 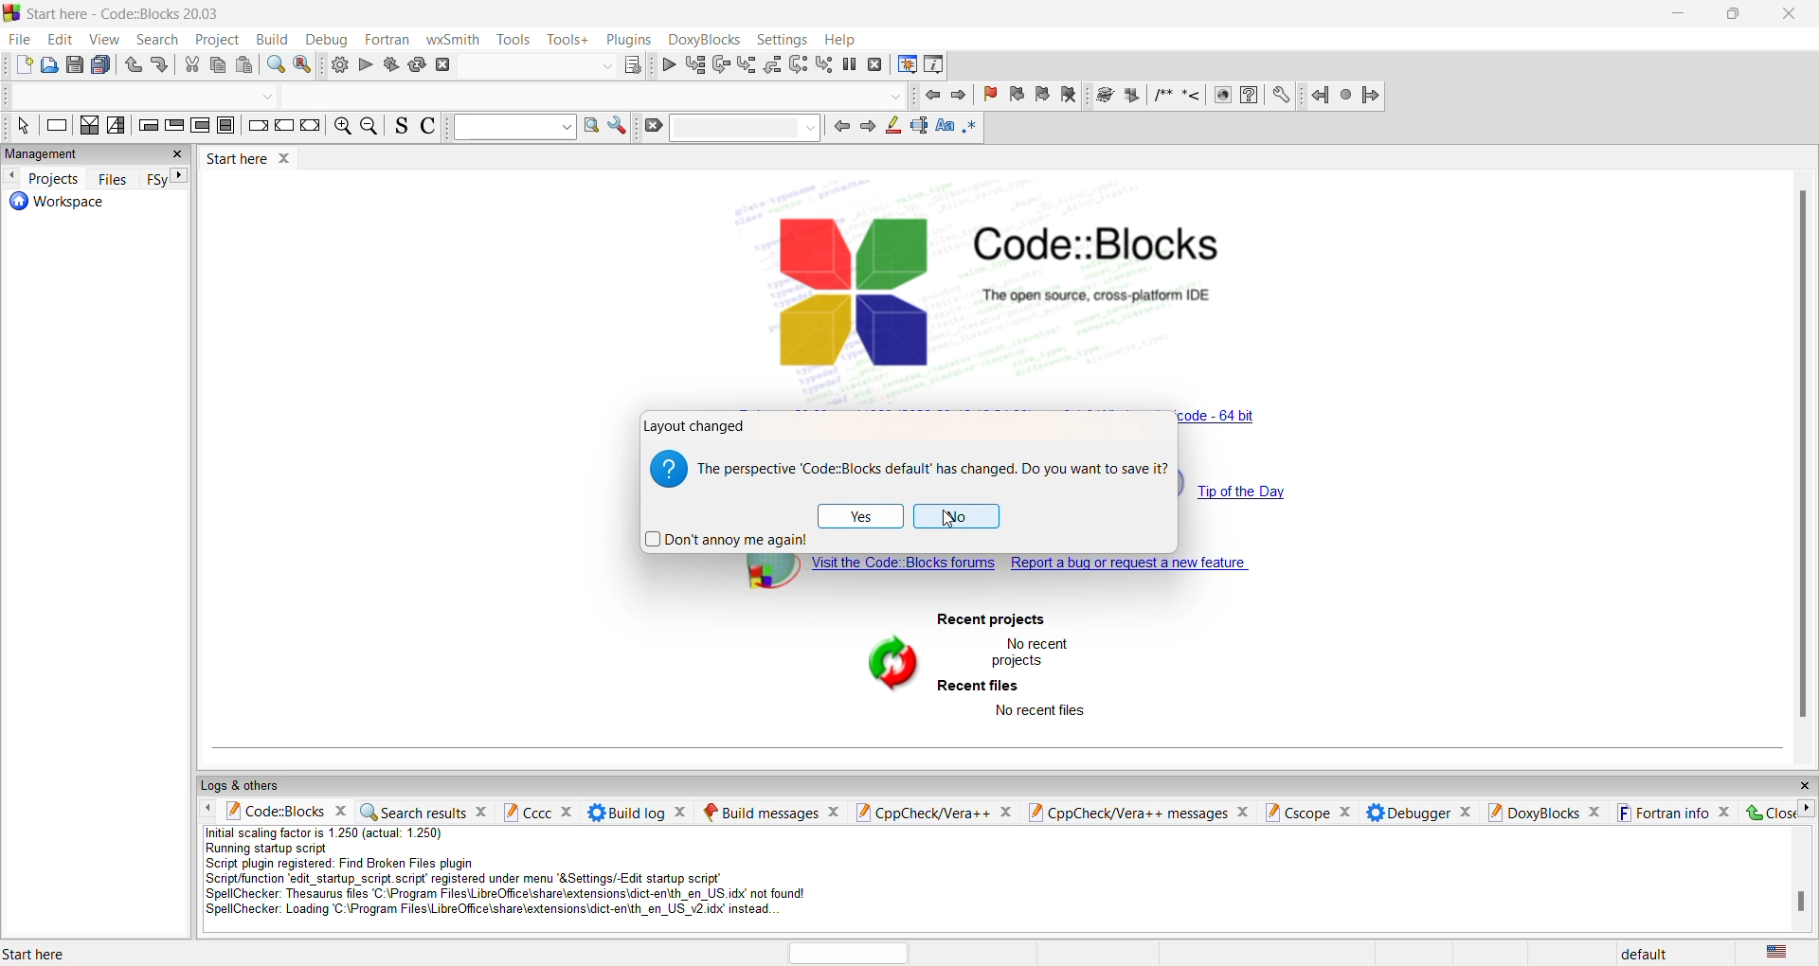 What do you see at coordinates (326, 40) in the screenshot?
I see `debug` at bounding box center [326, 40].